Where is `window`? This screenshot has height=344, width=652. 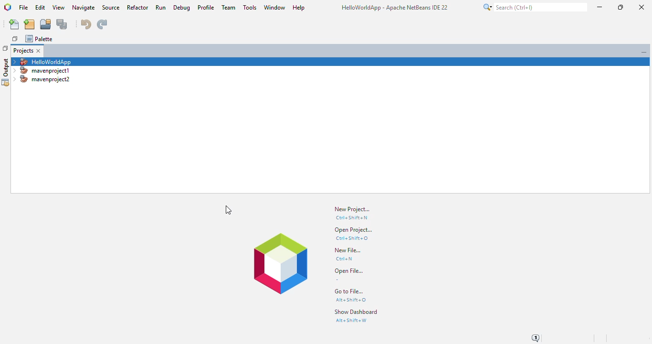 window is located at coordinates (274, 8).